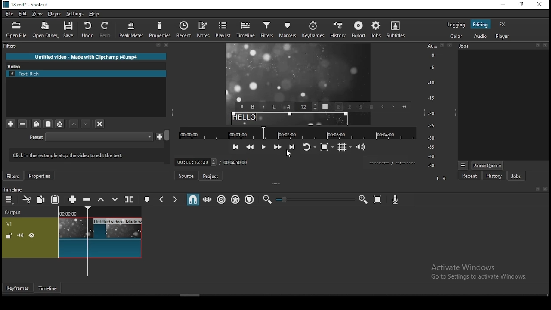 This screenshot has width=551, height=310. Describe the element at coordinates (37, 138) in the screenshot. I see `Preset` at that location.